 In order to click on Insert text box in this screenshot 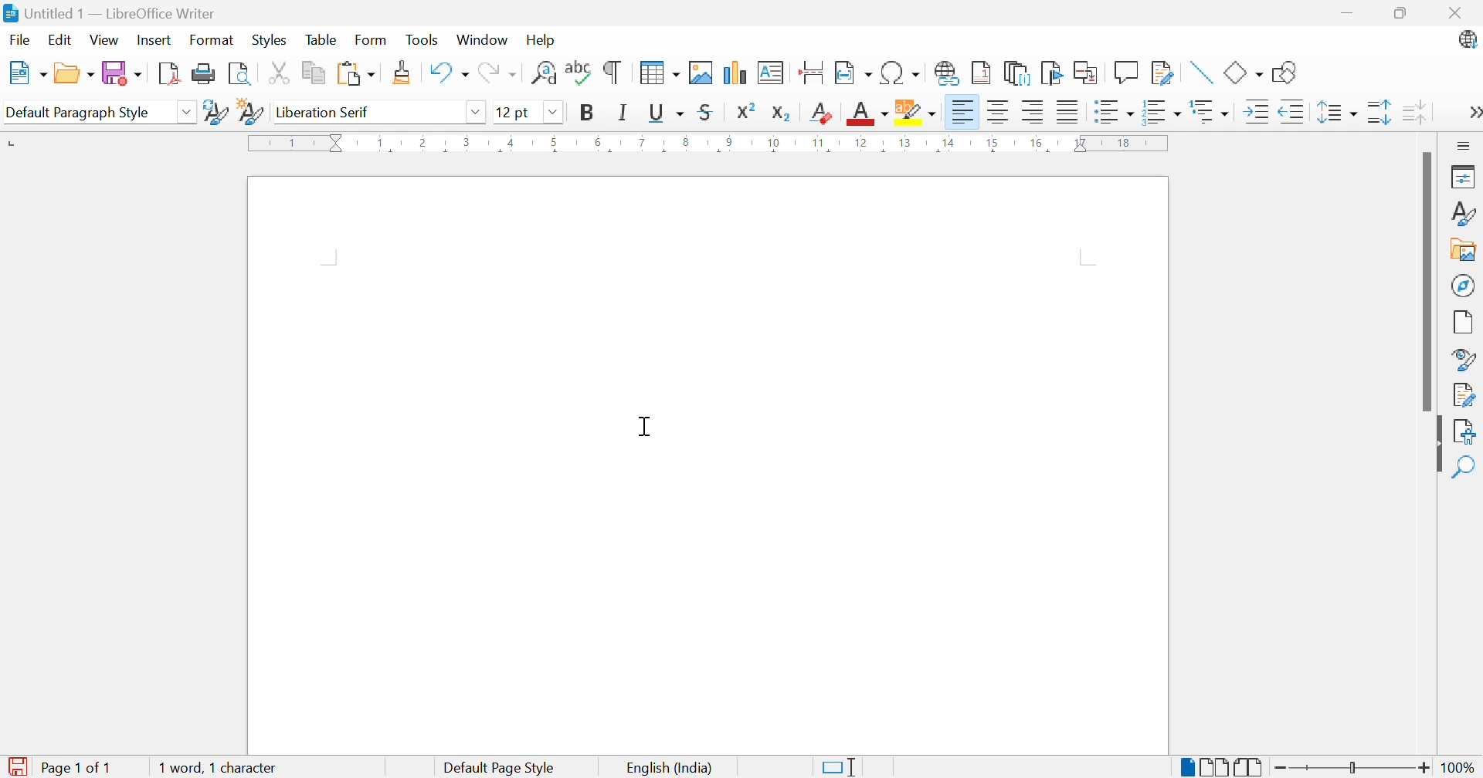, I will do `click(769, 73)`.